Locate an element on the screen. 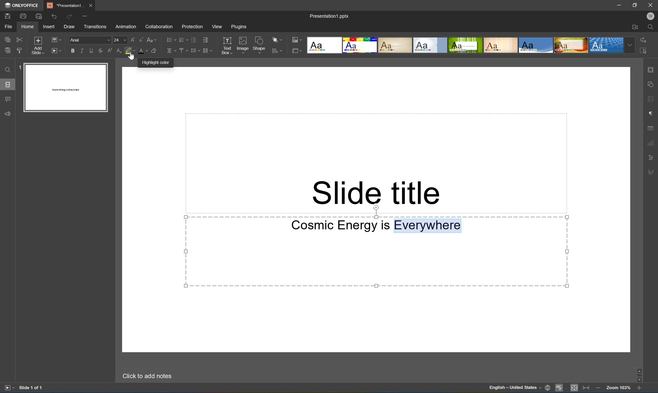 The height and width of the screenshot is (393, 658). Image settings is located at coordinates (652, 98).